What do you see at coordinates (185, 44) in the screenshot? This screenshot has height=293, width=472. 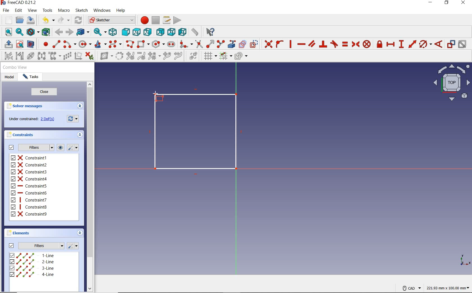 I see `create fillet` at bounding box center [185, 44].